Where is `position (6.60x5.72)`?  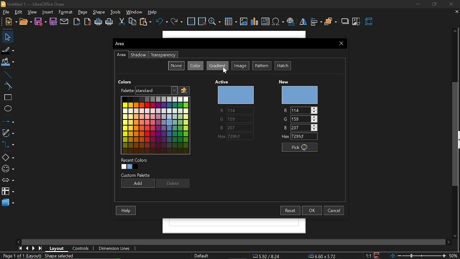
position (6.60x5.72) is located at coordinates (323, 255).